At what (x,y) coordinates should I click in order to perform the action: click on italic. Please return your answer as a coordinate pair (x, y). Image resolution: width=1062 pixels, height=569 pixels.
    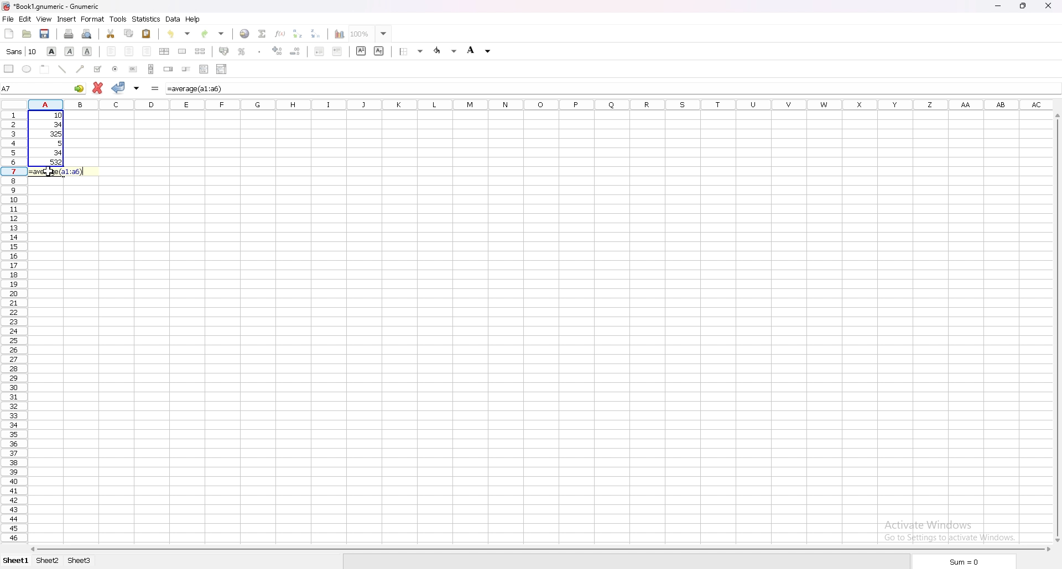
    Looking at the image, I should click on (70, 51).